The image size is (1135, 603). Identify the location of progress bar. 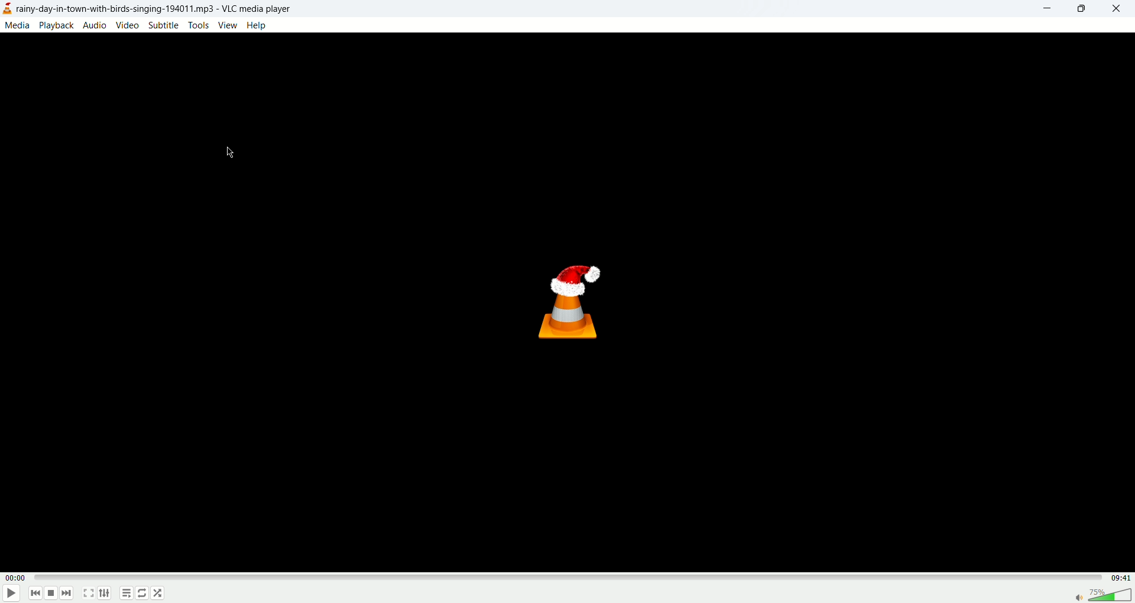
(566, 578).